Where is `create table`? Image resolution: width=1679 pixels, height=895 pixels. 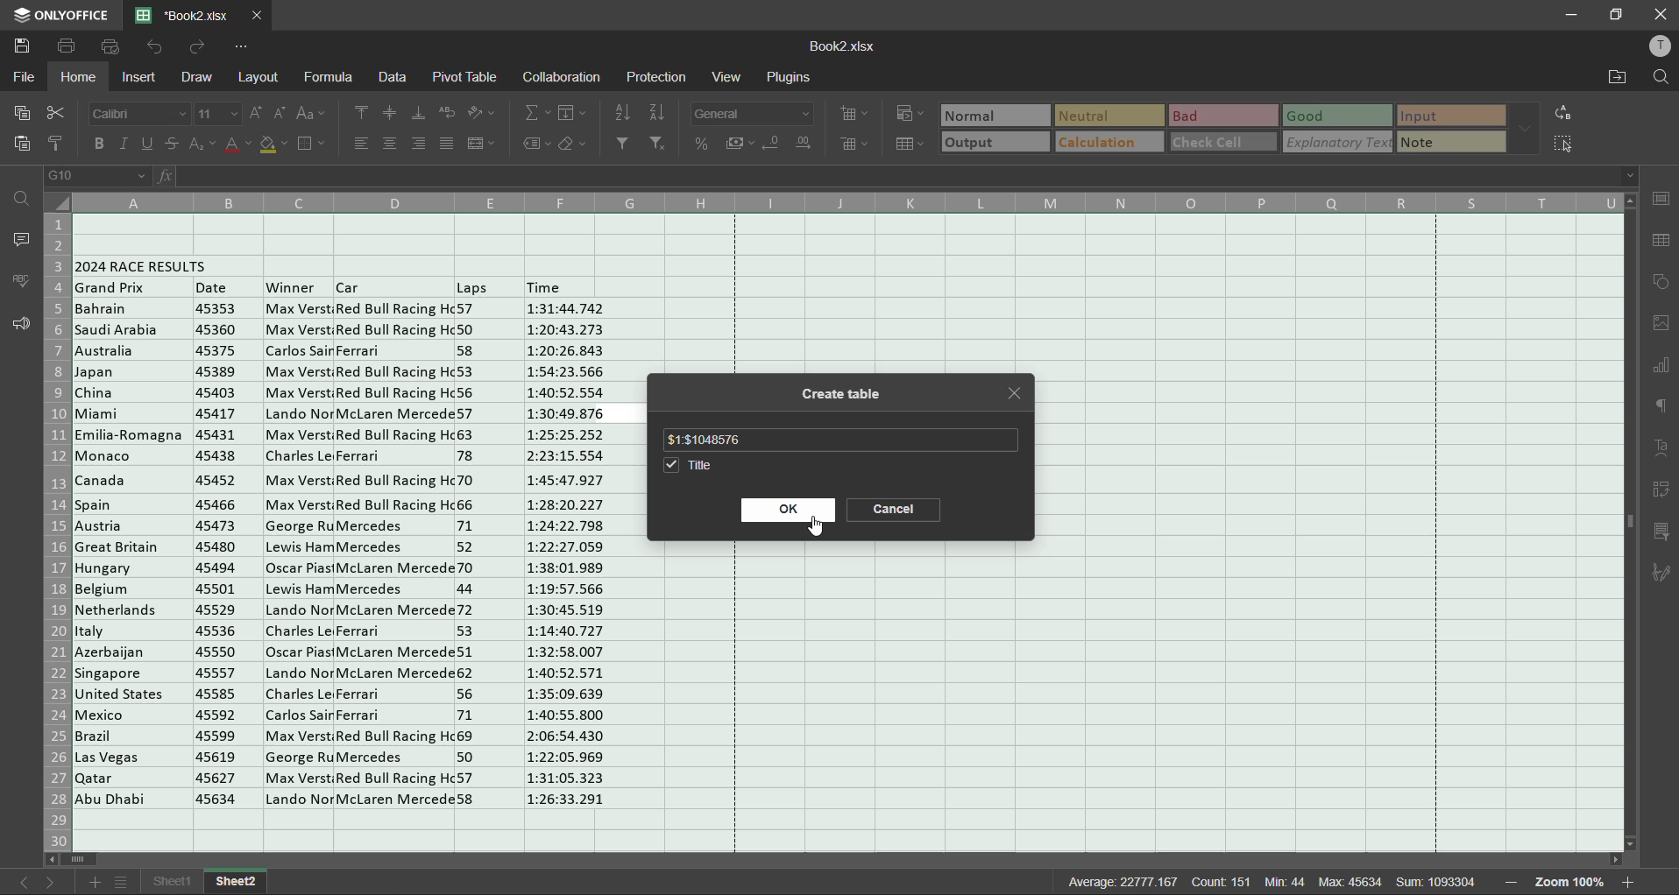 create table is located at coordinates (839, 394).